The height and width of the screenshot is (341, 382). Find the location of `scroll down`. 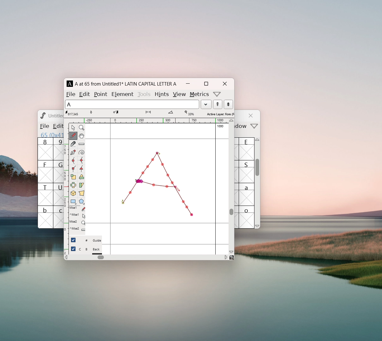

scroll down is located at coordinates (258, 226).